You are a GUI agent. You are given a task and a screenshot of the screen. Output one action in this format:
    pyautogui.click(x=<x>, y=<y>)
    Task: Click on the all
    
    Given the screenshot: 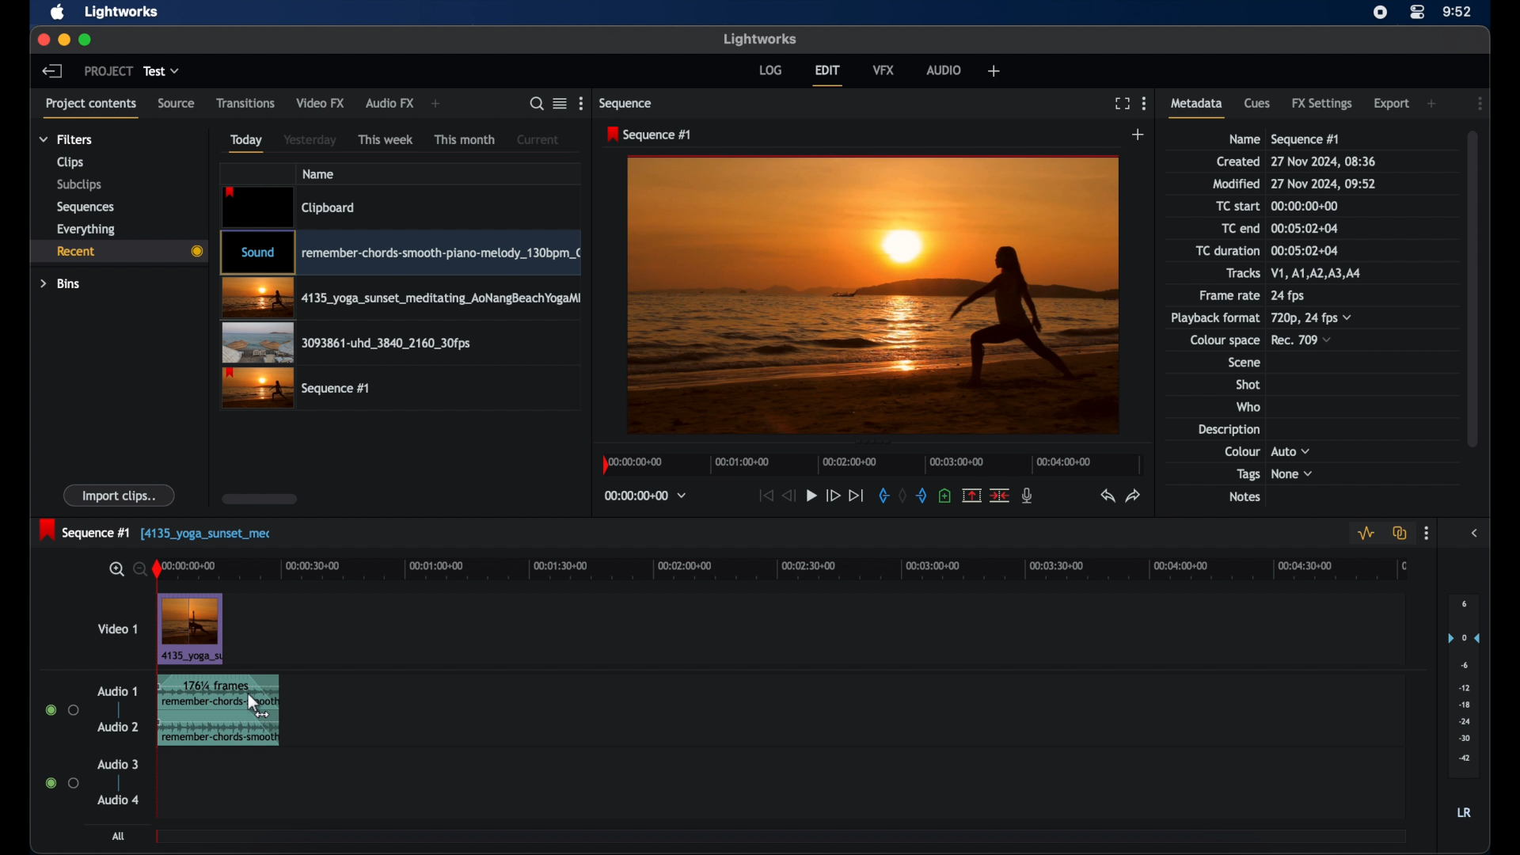 What is the action you would take?
    pyautogui.click(x=120, y=836)
    